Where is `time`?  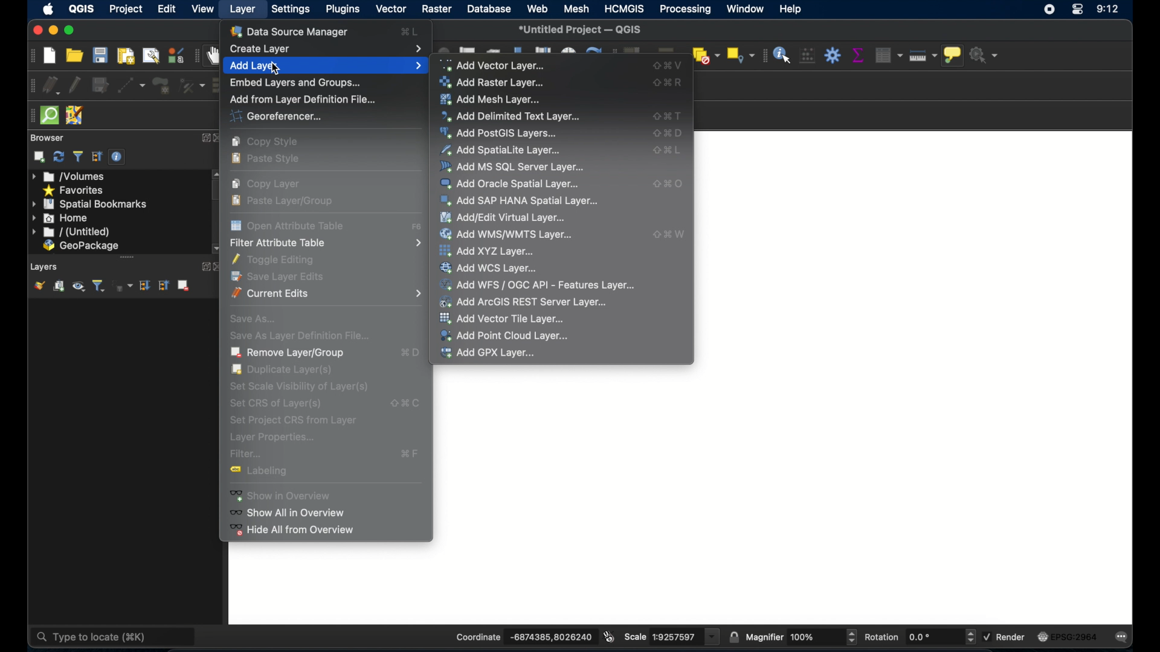 time is located at coordinates (1109, 10).